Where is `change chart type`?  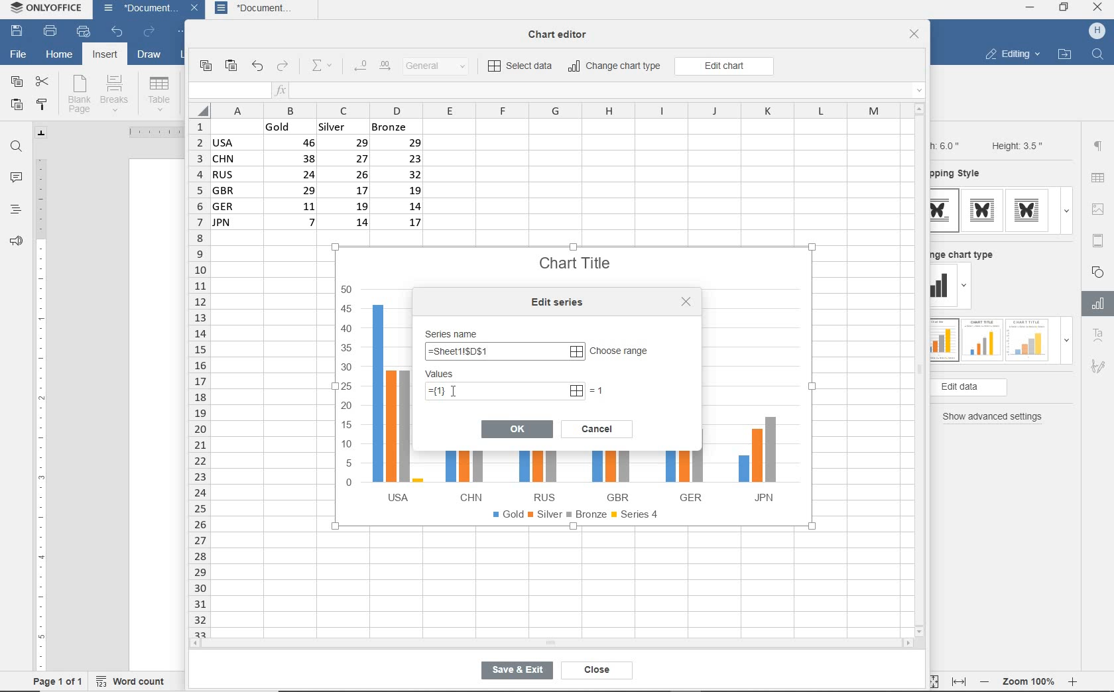 change chart type is located at coordinates (967, 253).